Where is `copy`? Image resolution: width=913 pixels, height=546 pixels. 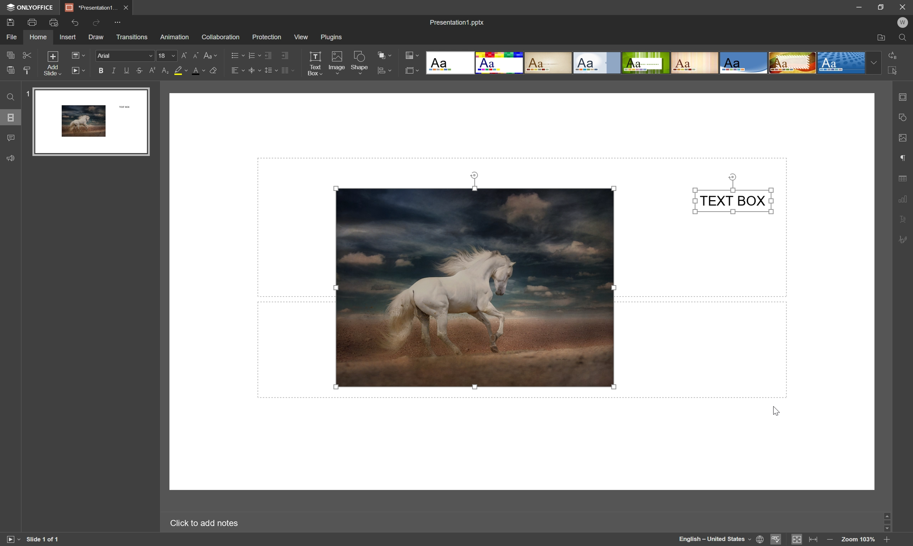 copy is located at coordinates (10, 54).